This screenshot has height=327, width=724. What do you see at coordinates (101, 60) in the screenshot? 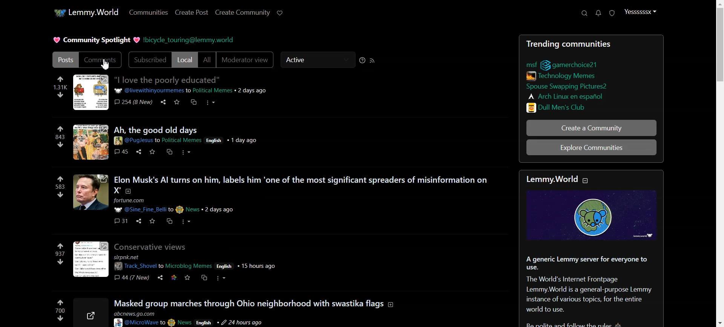
I see `Comments` at bounding box center [101, 60].